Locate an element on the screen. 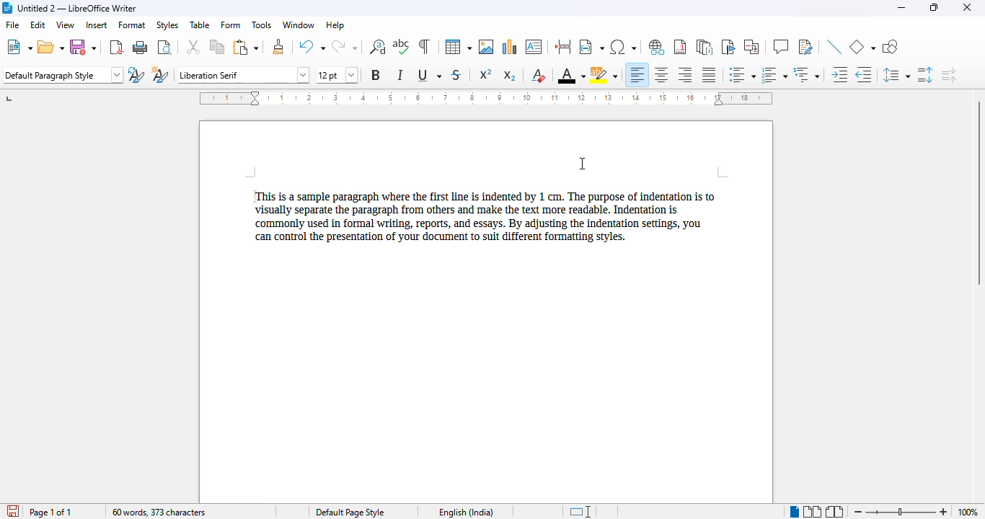  character highlighting color is located at coordinates (604, 75).